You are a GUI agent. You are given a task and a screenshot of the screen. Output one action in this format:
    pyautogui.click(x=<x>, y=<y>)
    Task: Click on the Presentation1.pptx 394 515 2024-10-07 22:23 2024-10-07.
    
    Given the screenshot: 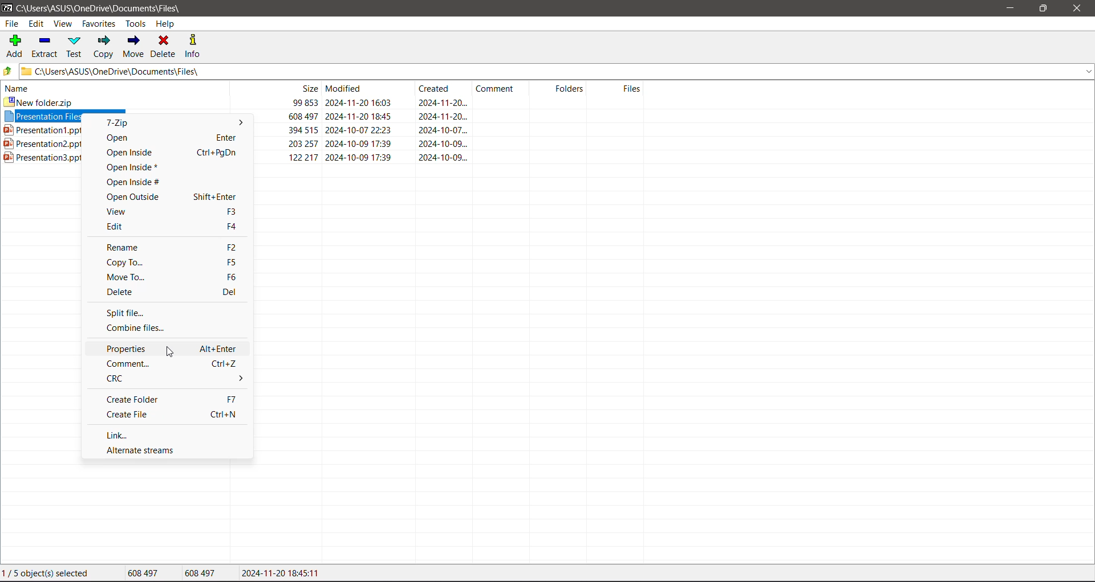 What is the action you would take?
    pyautogui.click(x=42, y=129)
    